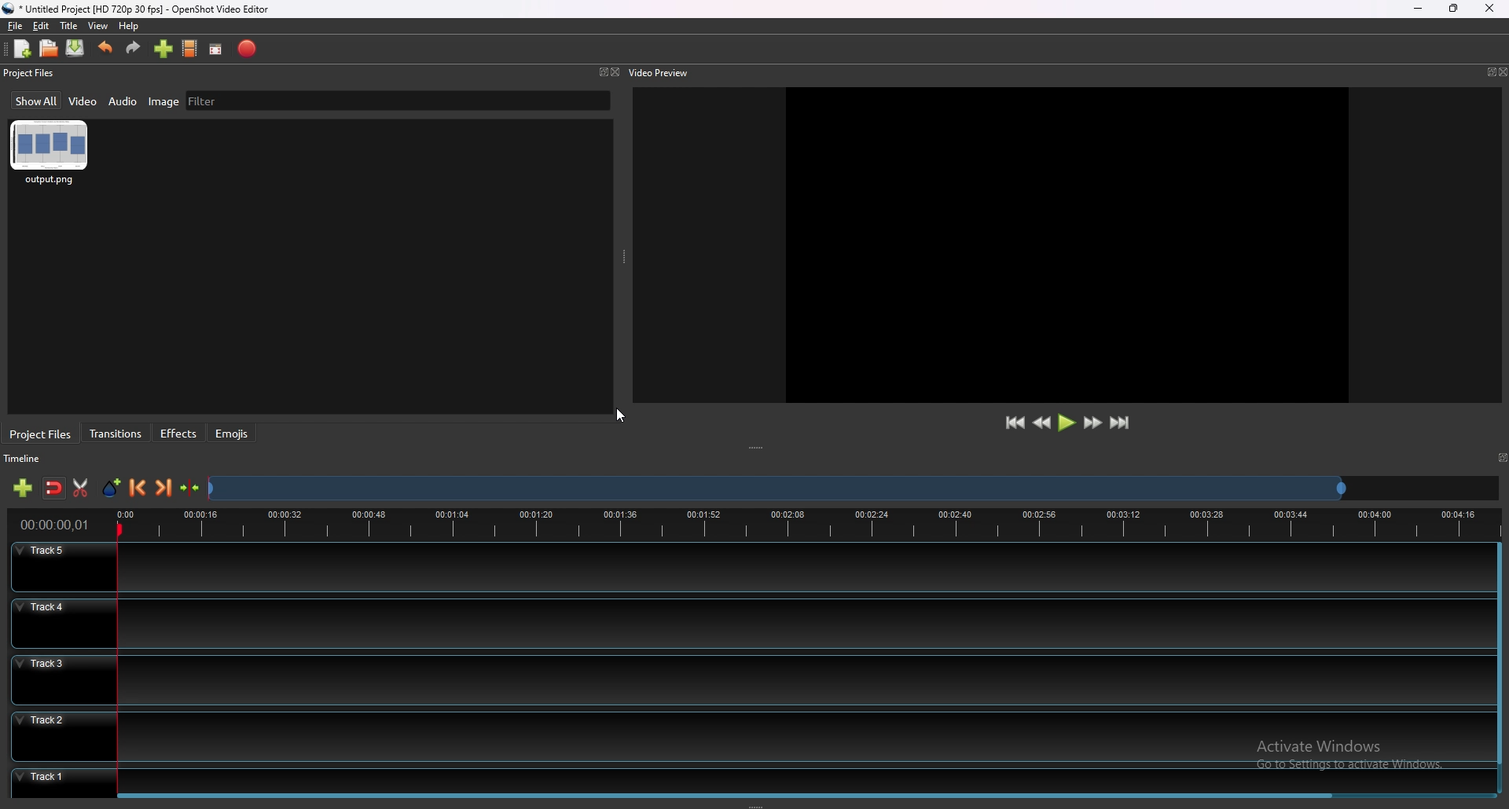 Image resolution: width=1509 pixels, height=809 pixels. What do you see at coordinates (232, 433) in the screenshot?
I see `emojis` at bounding box center [232, 433].